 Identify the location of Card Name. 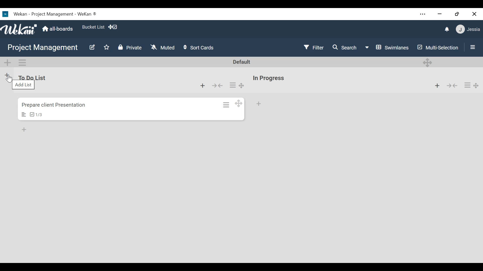
(58, 105).